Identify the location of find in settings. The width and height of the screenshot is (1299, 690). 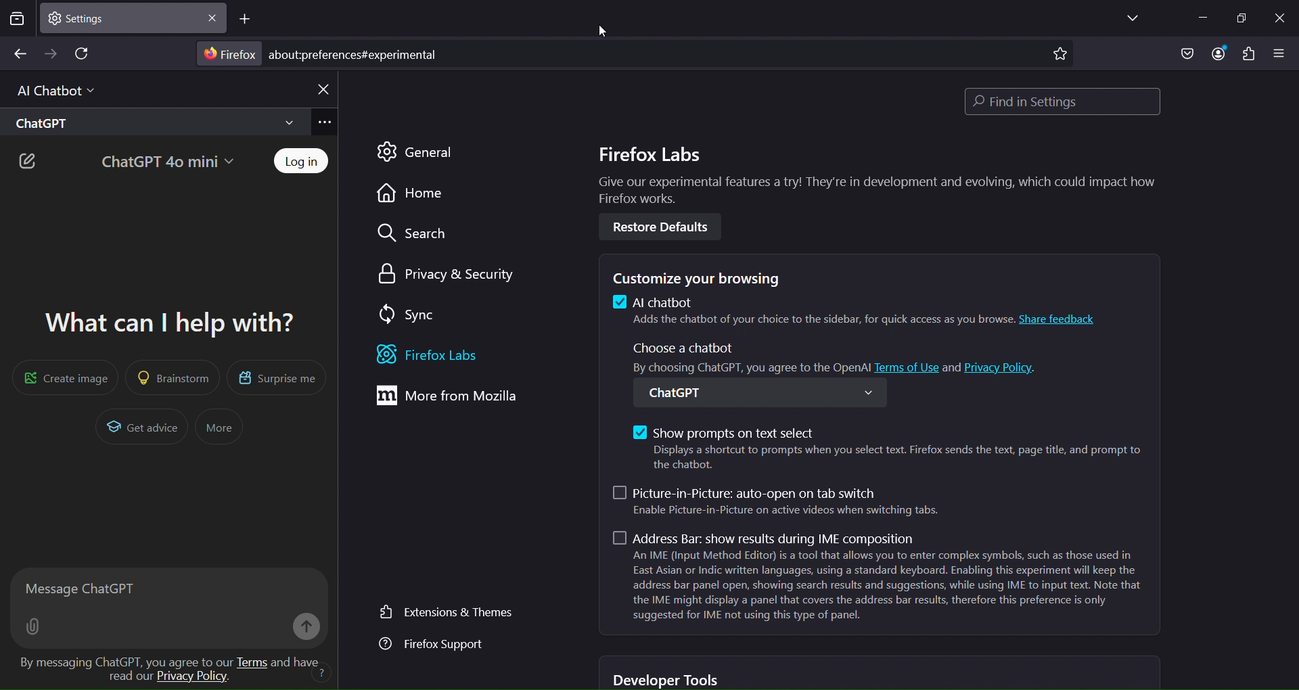
(1066, 101).